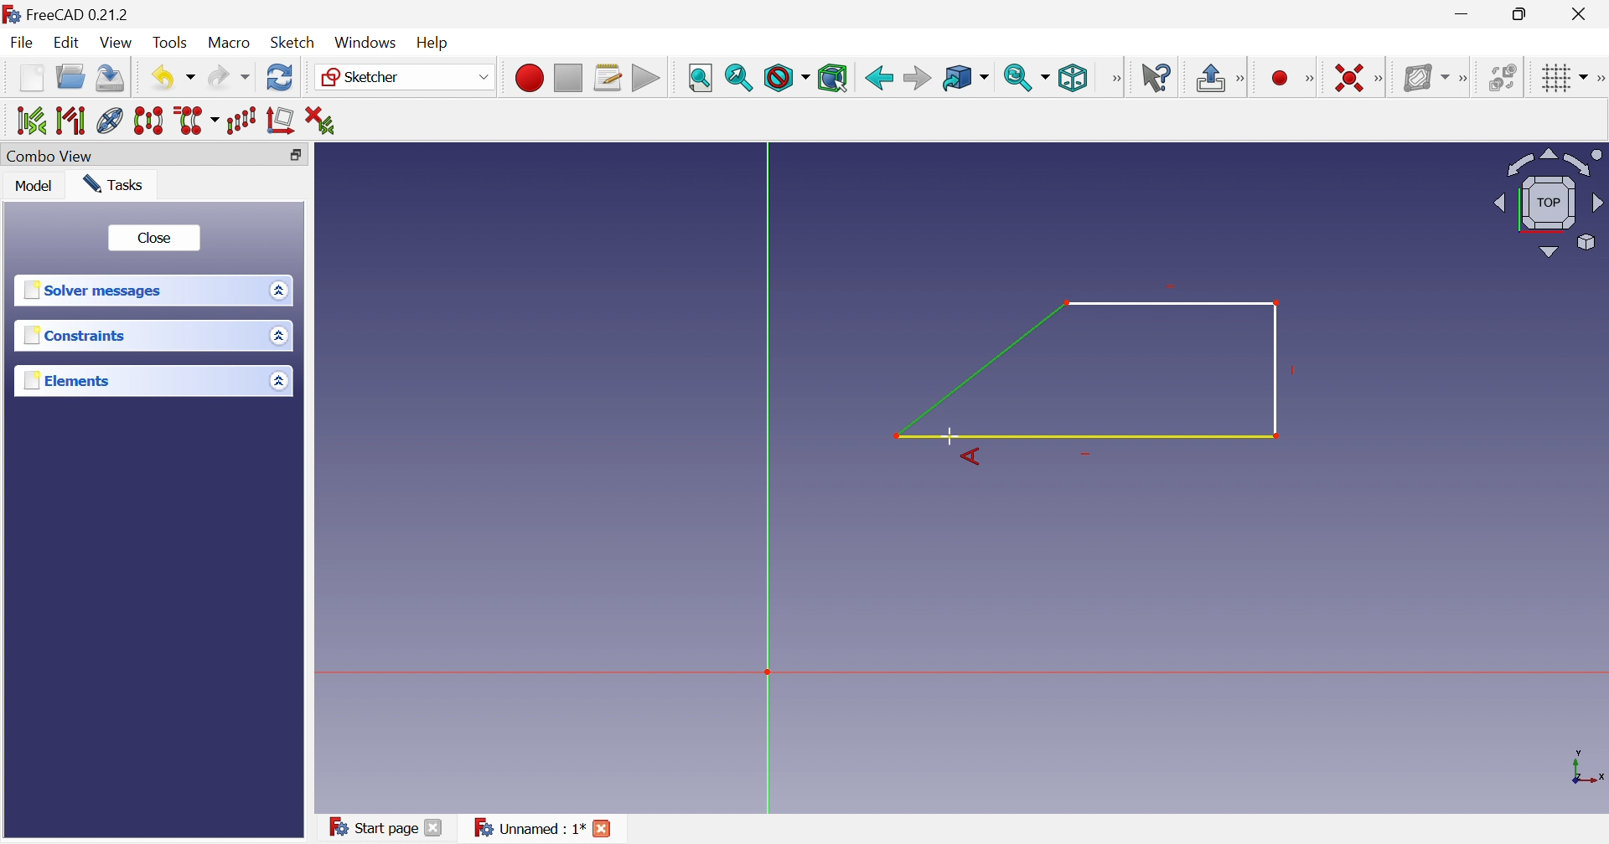 This screenshot has width=1609, height=844. I want to click on More, so click(1599, 76).